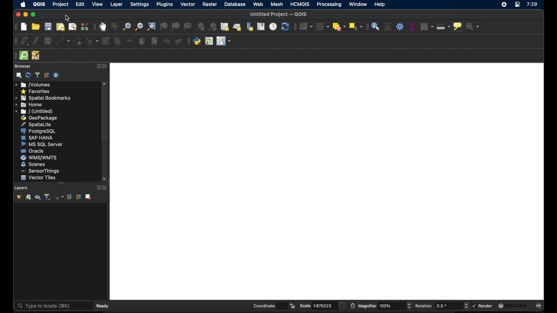  What do you see at coordinates (19, 197) in the screenshot?
I see `open layer styling panel` at bounding box center [19, 197].